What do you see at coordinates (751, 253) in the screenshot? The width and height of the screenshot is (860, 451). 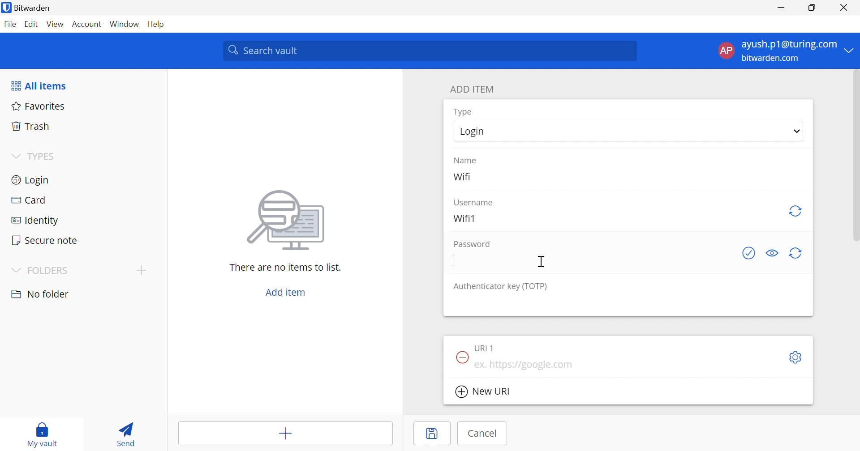 I see `Check if password has been exposed` at bounding box center [751, 253].